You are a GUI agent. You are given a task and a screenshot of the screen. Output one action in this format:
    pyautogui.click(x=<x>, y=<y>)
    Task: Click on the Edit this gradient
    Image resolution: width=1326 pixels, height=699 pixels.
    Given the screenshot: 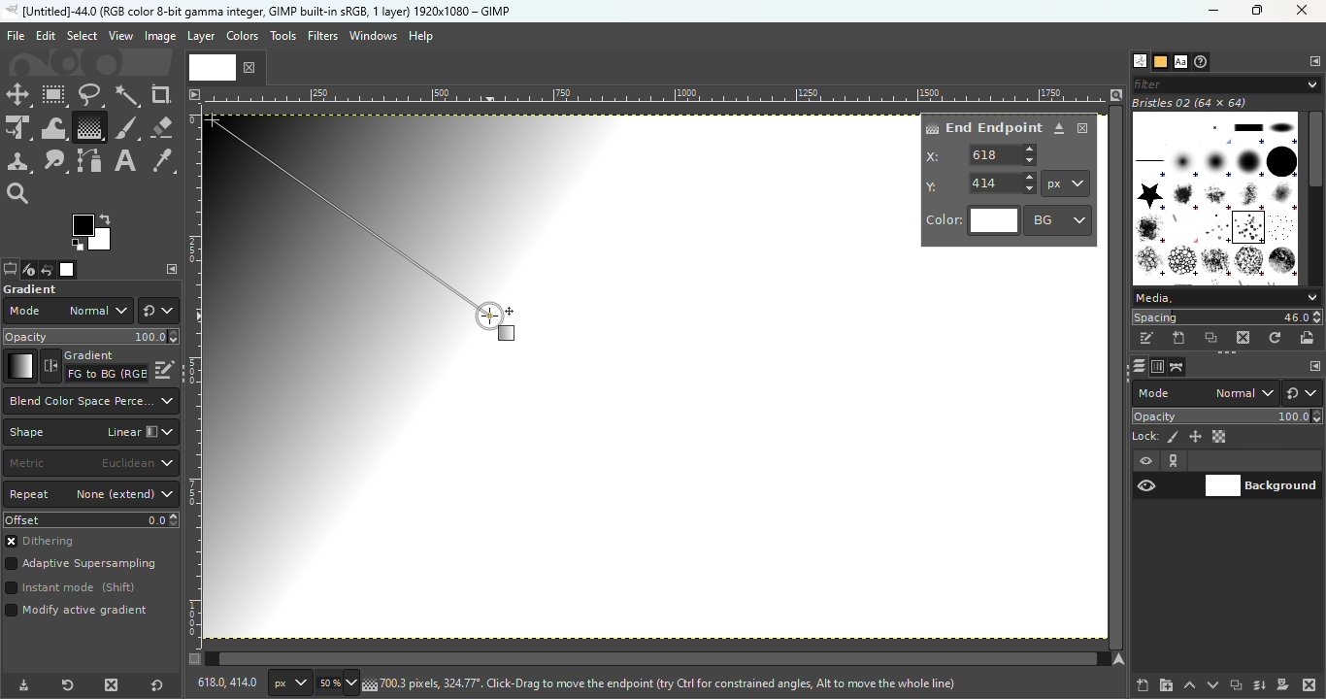 What is the action you would take?
    pyautogui.click(x=165, y=368)
    